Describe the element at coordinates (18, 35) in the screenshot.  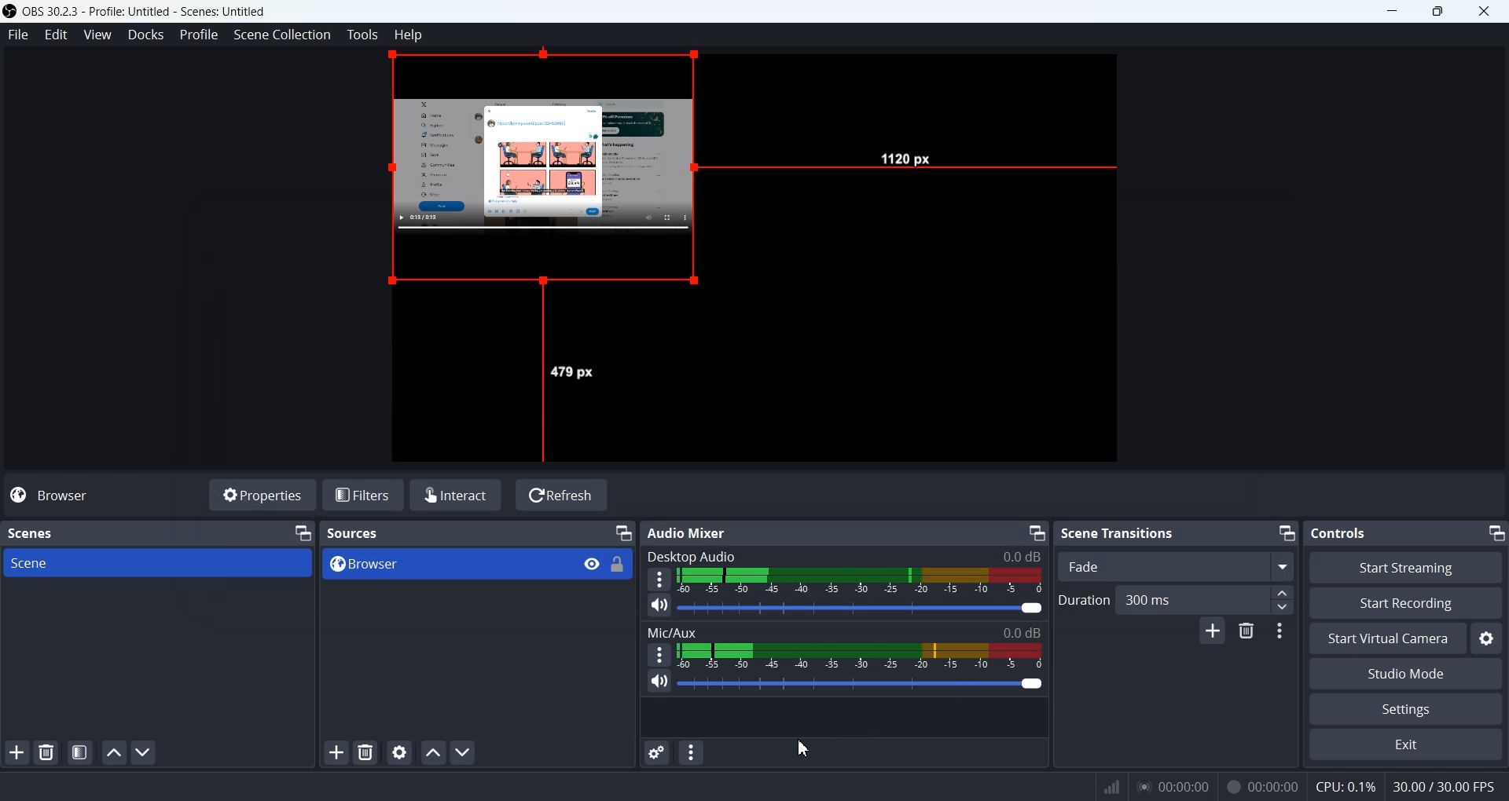
I see `File` at that location.